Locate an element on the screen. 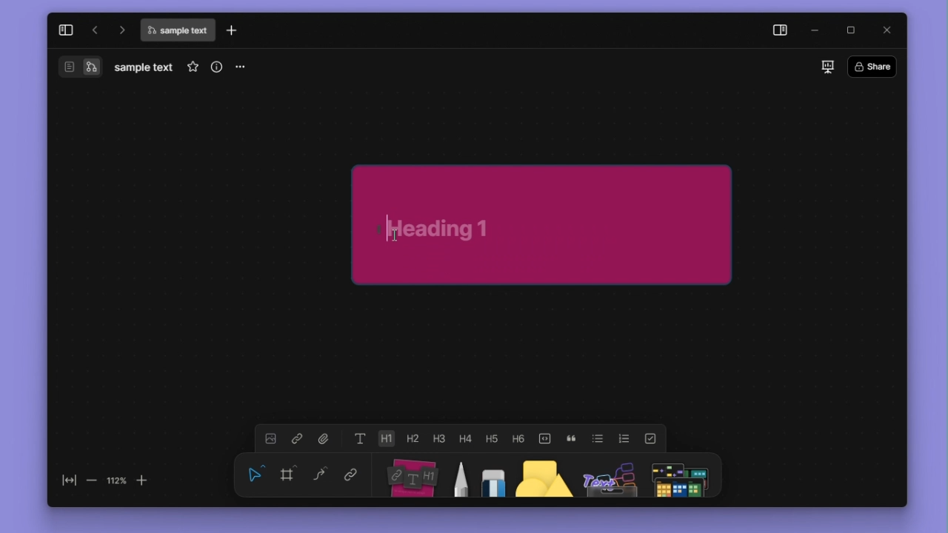 Image resolution: width=948 pixels, height=533 pixels. pen is located at coordinates (463, 475).